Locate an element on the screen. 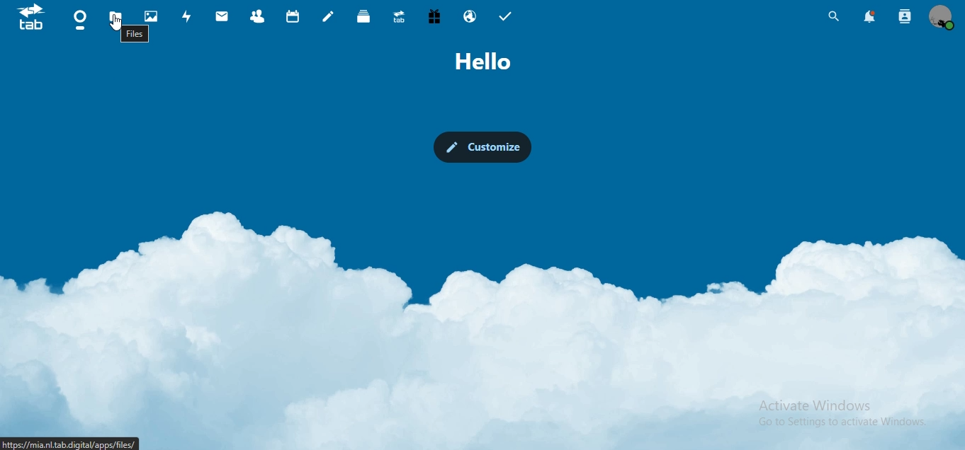 The width and height of the screenshot is (965, 450). upgrade is located at coordinates (402, 18).